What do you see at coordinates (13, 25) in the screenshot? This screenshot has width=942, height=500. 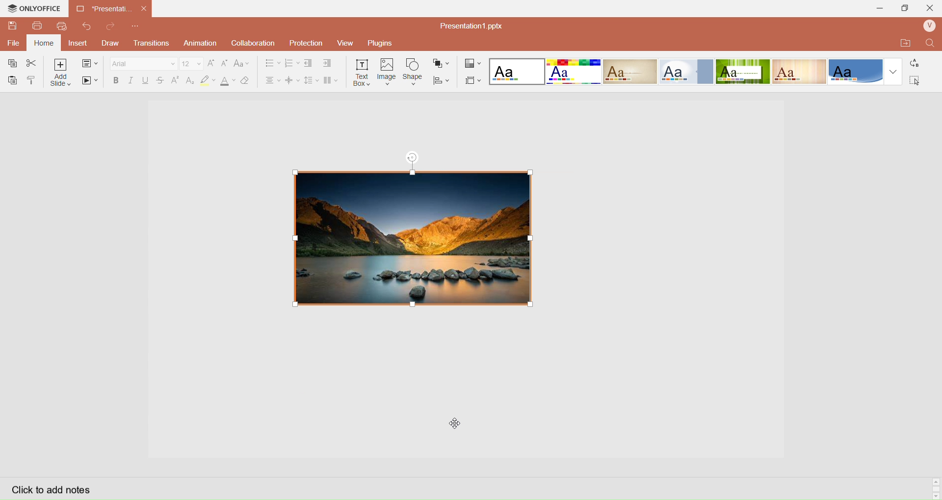 I see `QuickSave` at bounding box center [13, 25].